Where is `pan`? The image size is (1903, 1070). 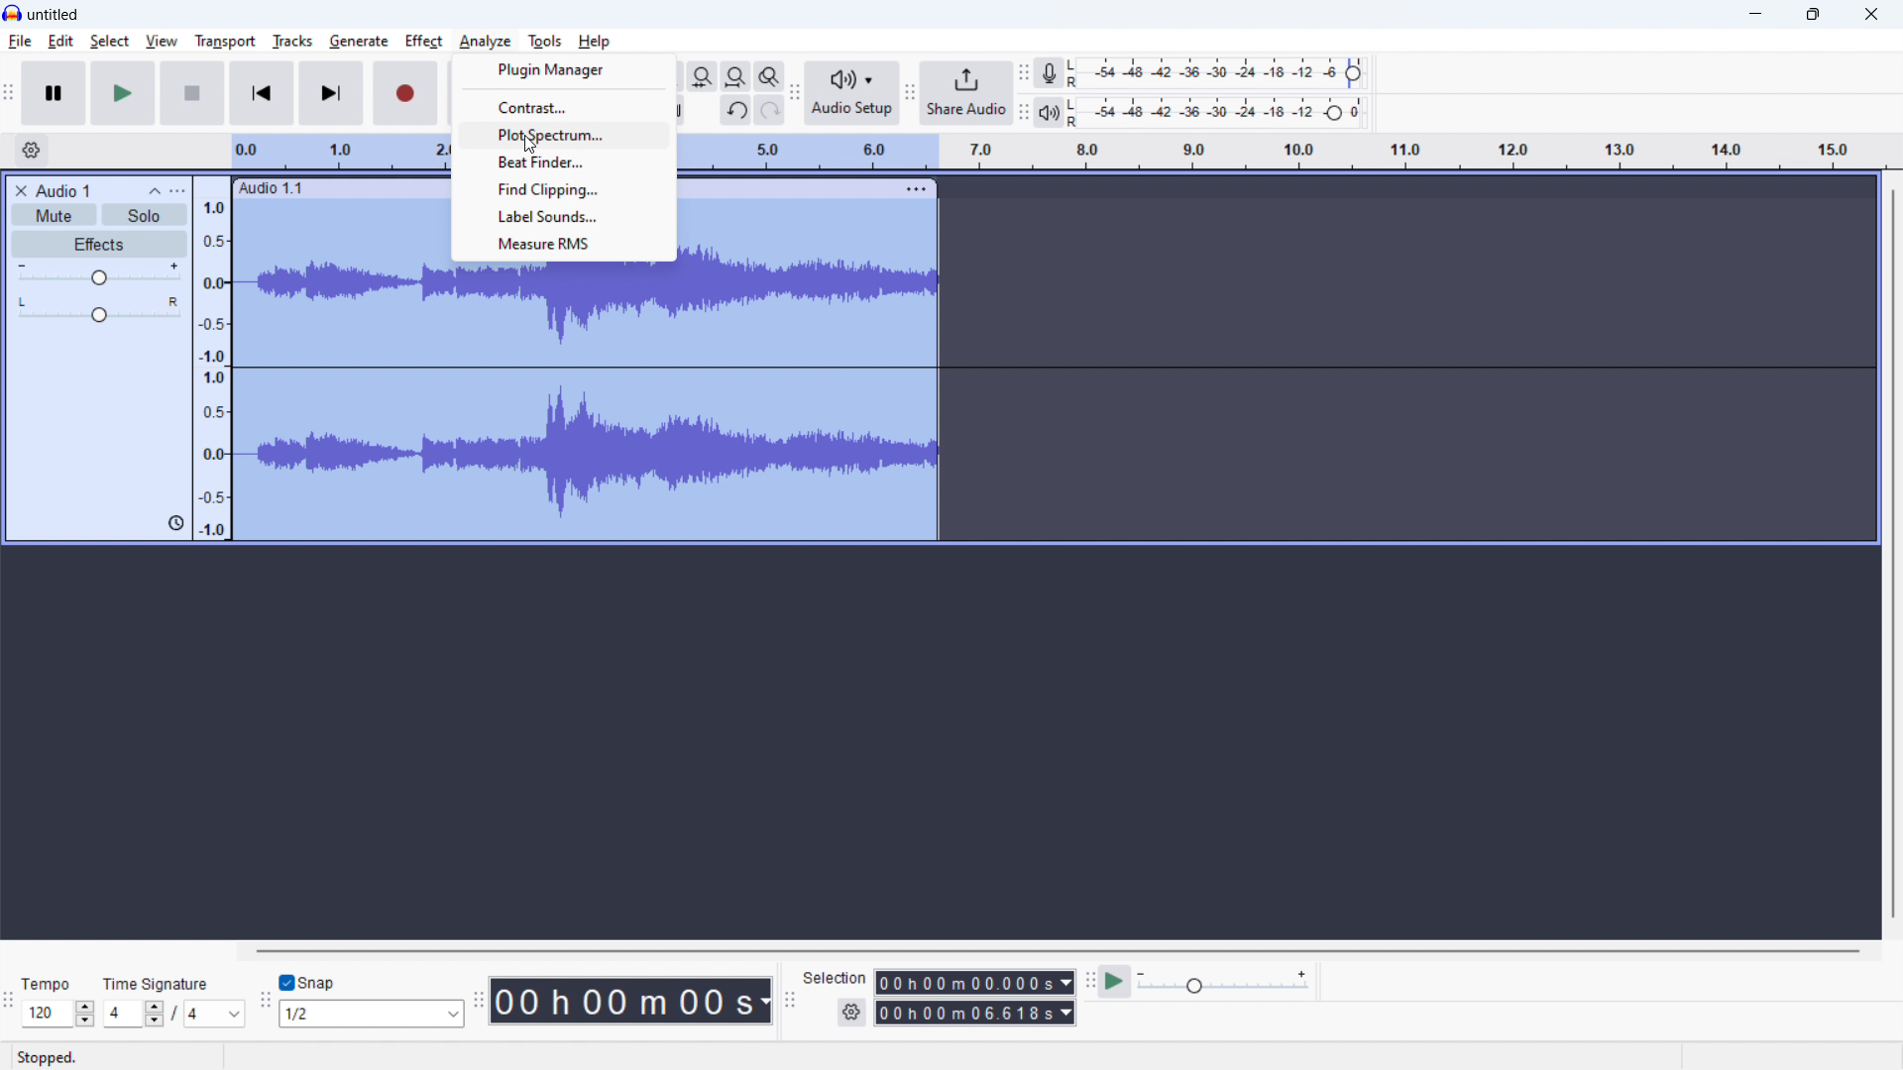 pan is located at coordinates (98, 309).